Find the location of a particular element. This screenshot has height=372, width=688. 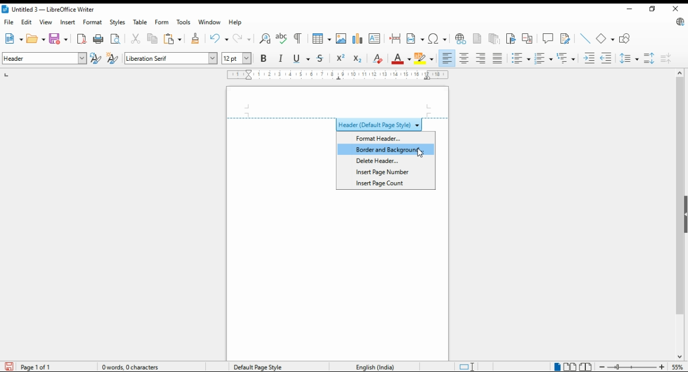

format is located at coordinates (94, 22).